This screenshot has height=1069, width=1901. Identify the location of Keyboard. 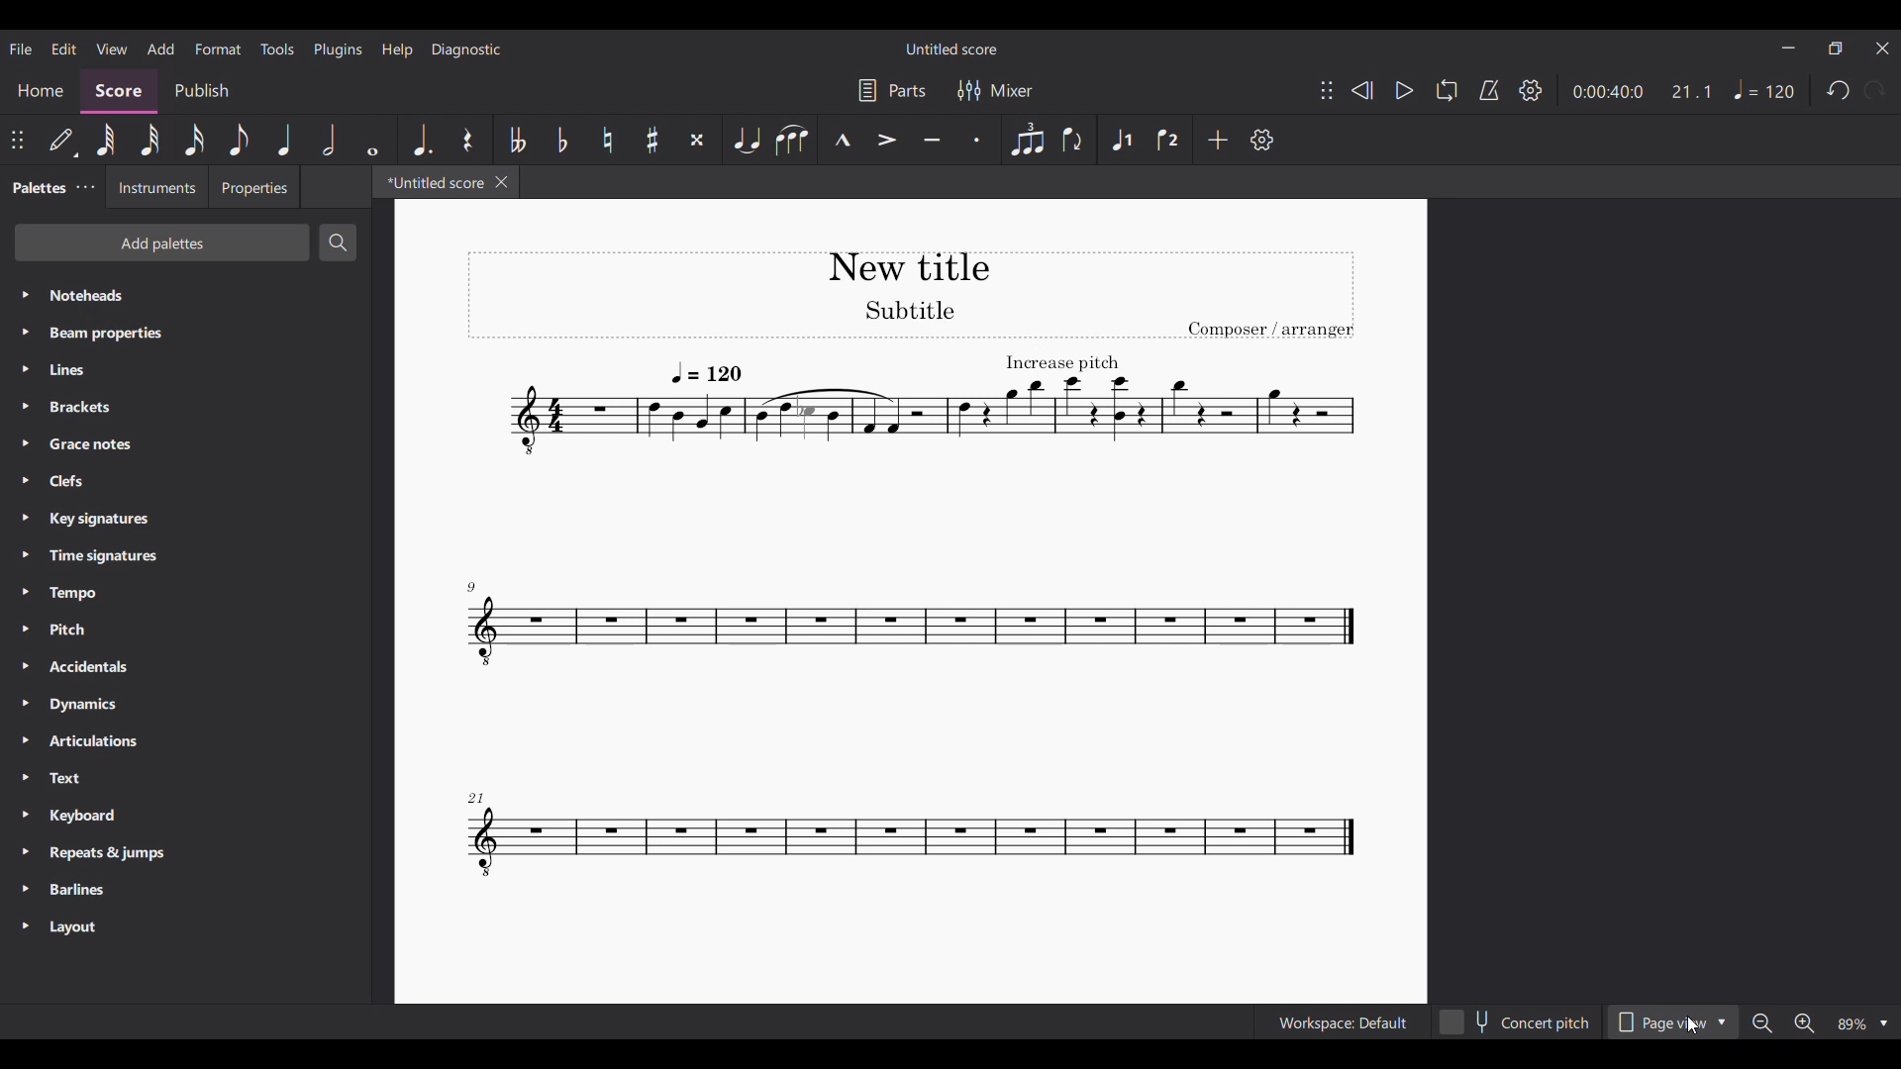
(183, 816).